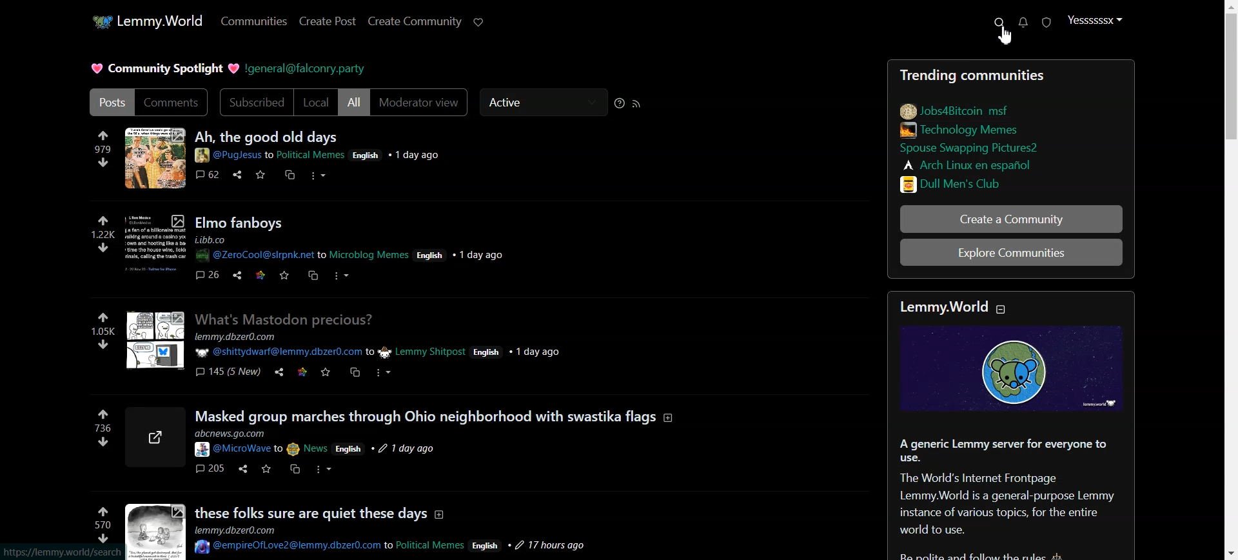 Image resolution: width=1238 pixels, height=560 pixels. Describe the element at coordinates (306, 68) in the screenshot. I see `Hyperlink` at that location.